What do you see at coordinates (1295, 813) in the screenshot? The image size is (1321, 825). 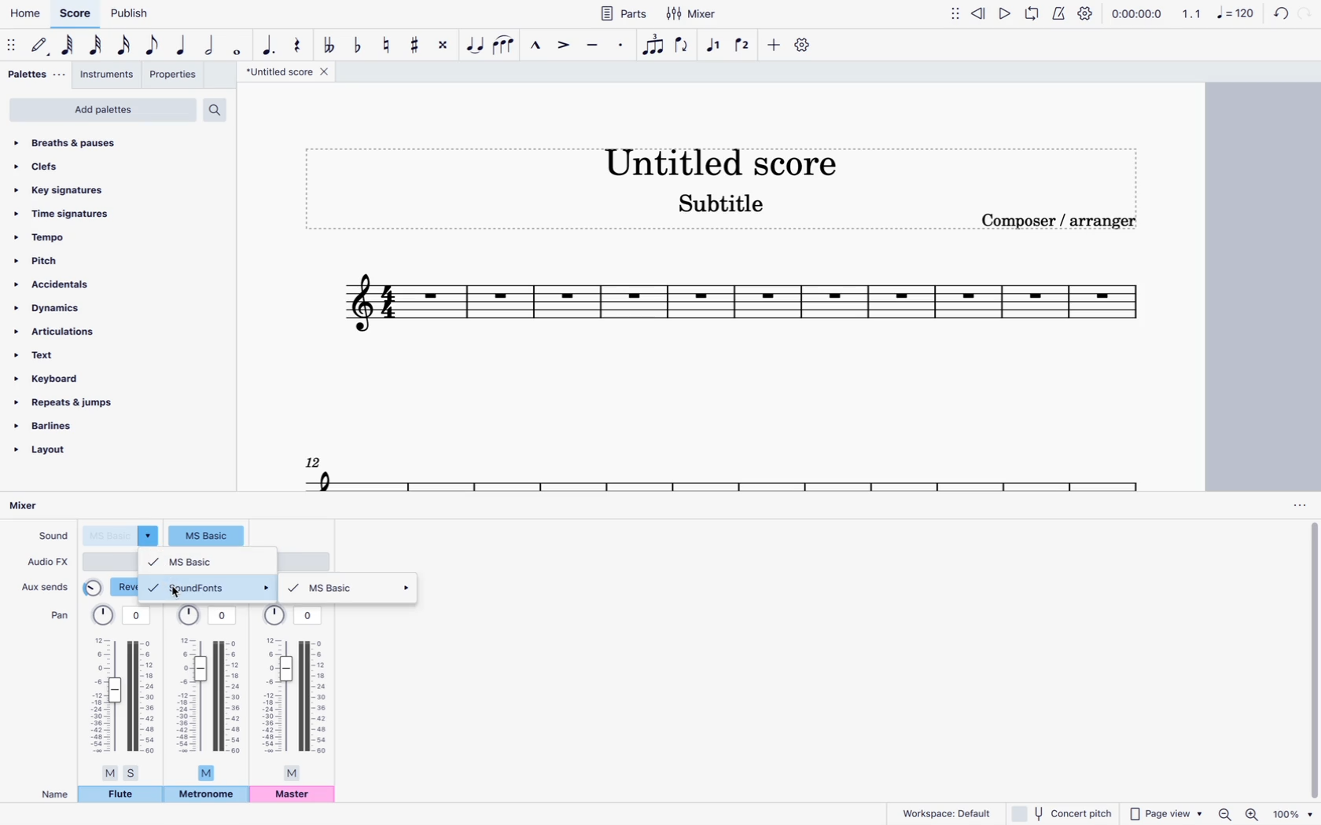 I see `zoom percentage` at bounding box center [1295, 813].